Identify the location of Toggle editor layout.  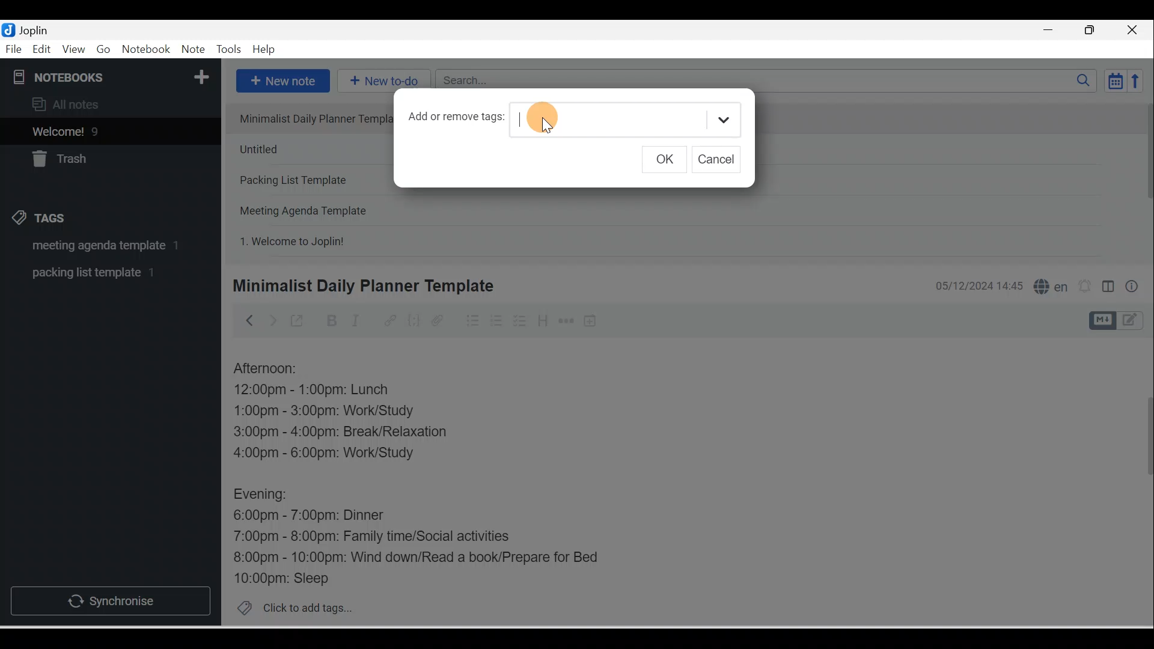
(1120, 321).